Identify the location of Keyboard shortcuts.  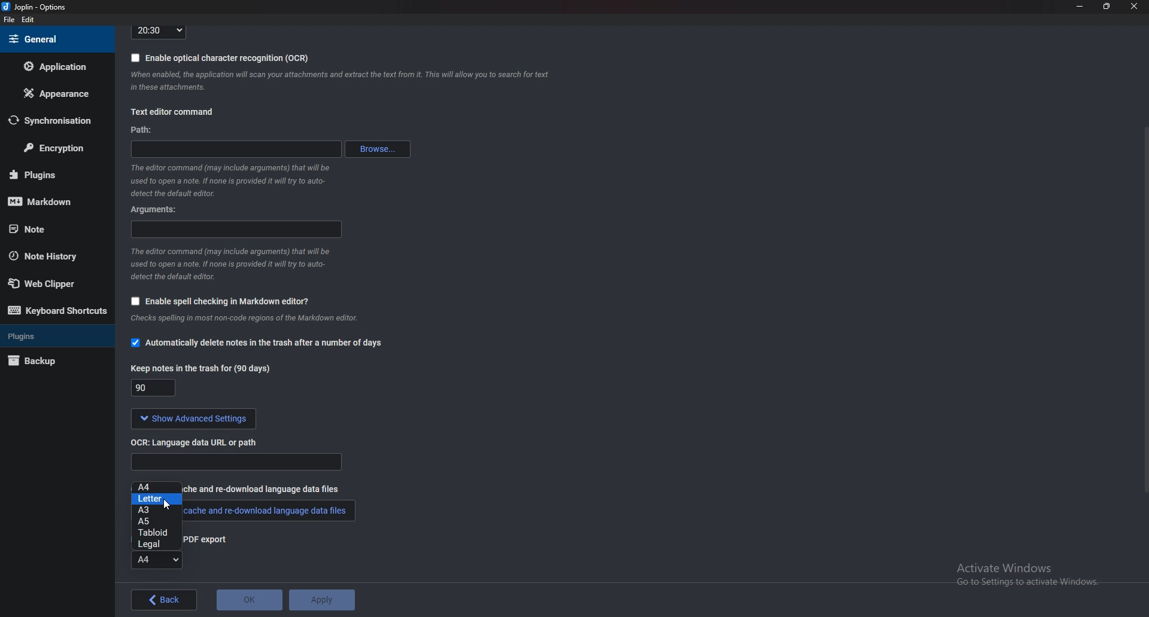
(57, 311).